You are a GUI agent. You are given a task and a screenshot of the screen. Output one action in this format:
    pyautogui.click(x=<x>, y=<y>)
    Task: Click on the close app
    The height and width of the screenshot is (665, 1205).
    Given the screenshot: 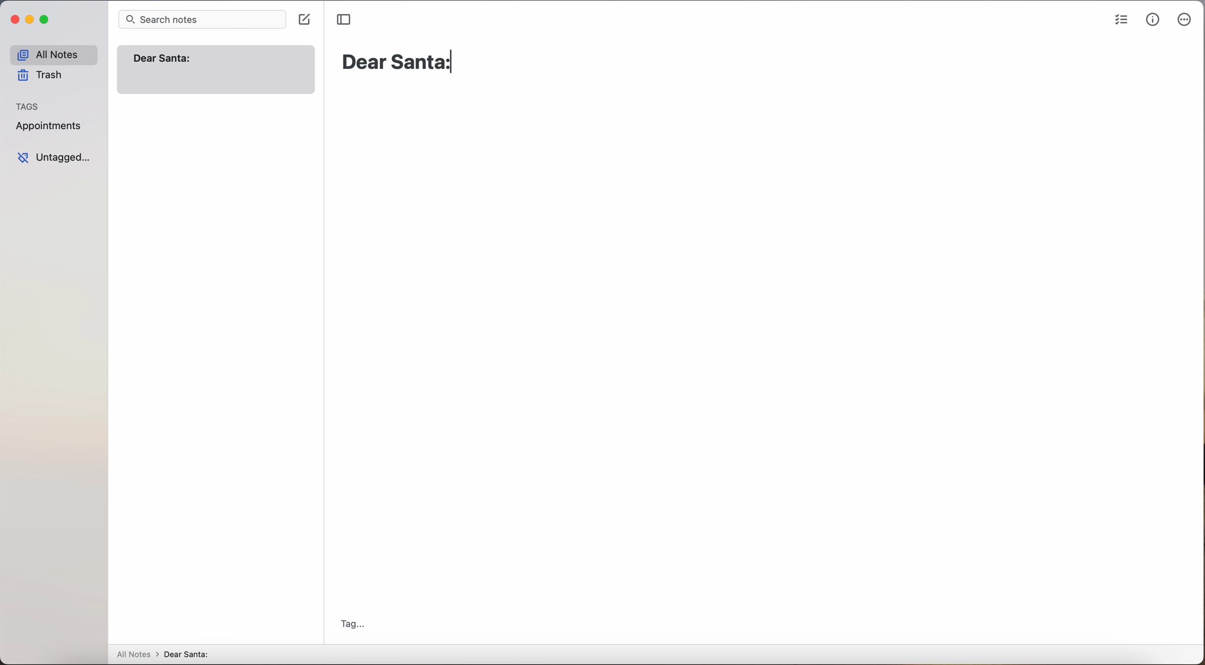 What is the action you would take?
    pyautogui.click(x=14, y=22)
    